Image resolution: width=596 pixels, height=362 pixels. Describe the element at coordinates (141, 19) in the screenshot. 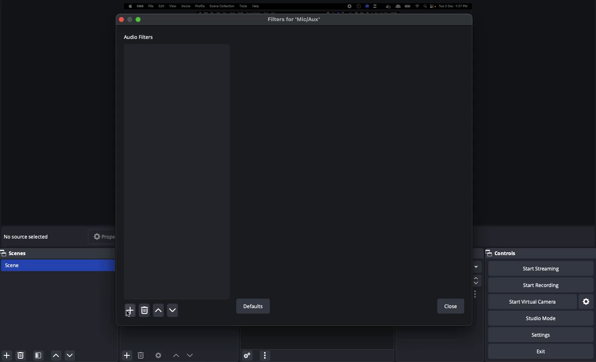

I see `Maximize` at that location.